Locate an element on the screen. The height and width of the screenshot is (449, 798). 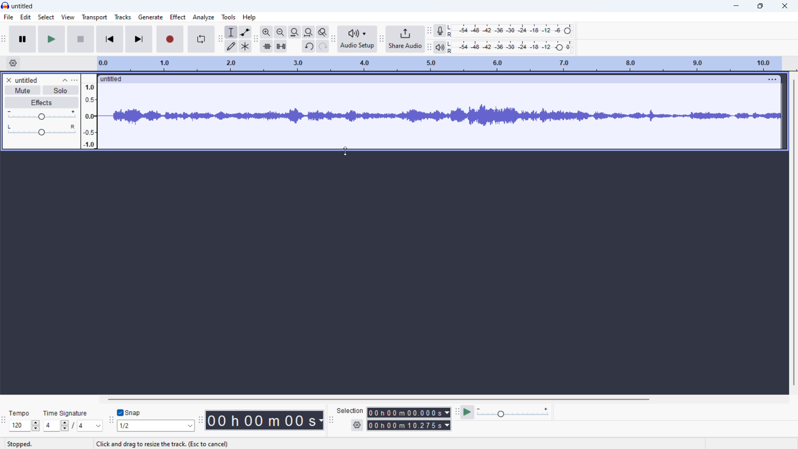
Time signature is located at coordinates (66, 412).